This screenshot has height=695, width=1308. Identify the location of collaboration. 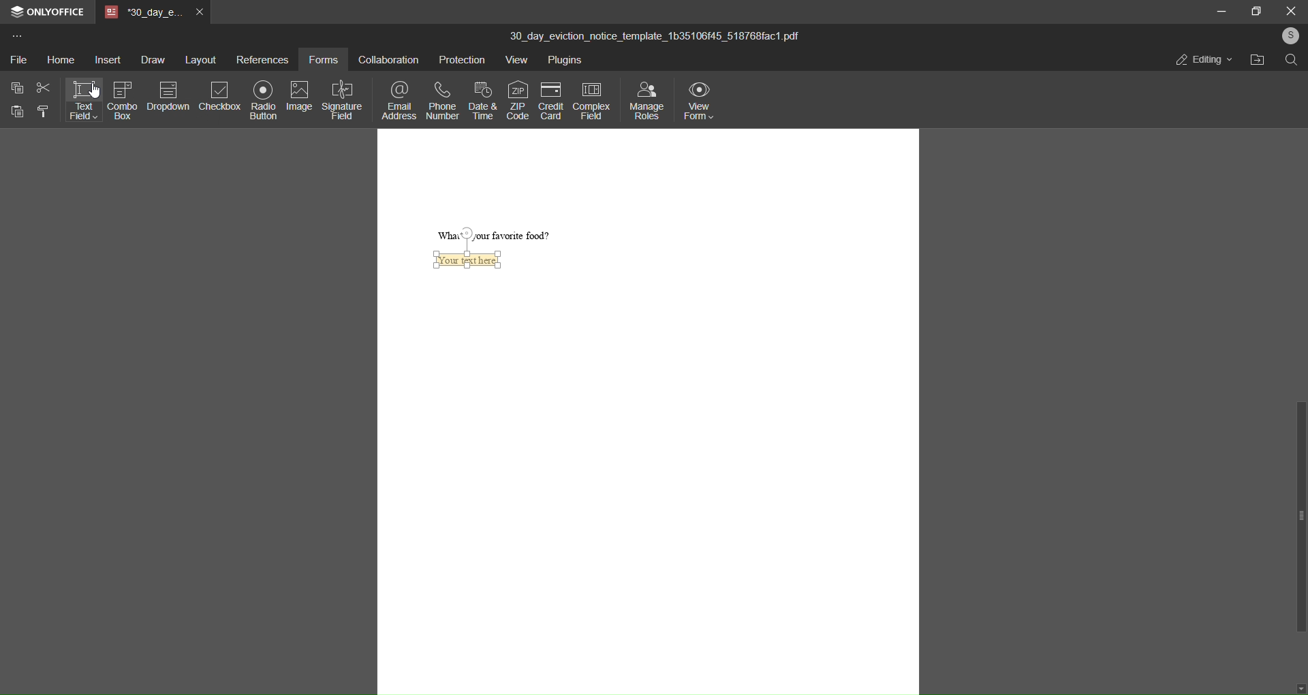
(385, 61).